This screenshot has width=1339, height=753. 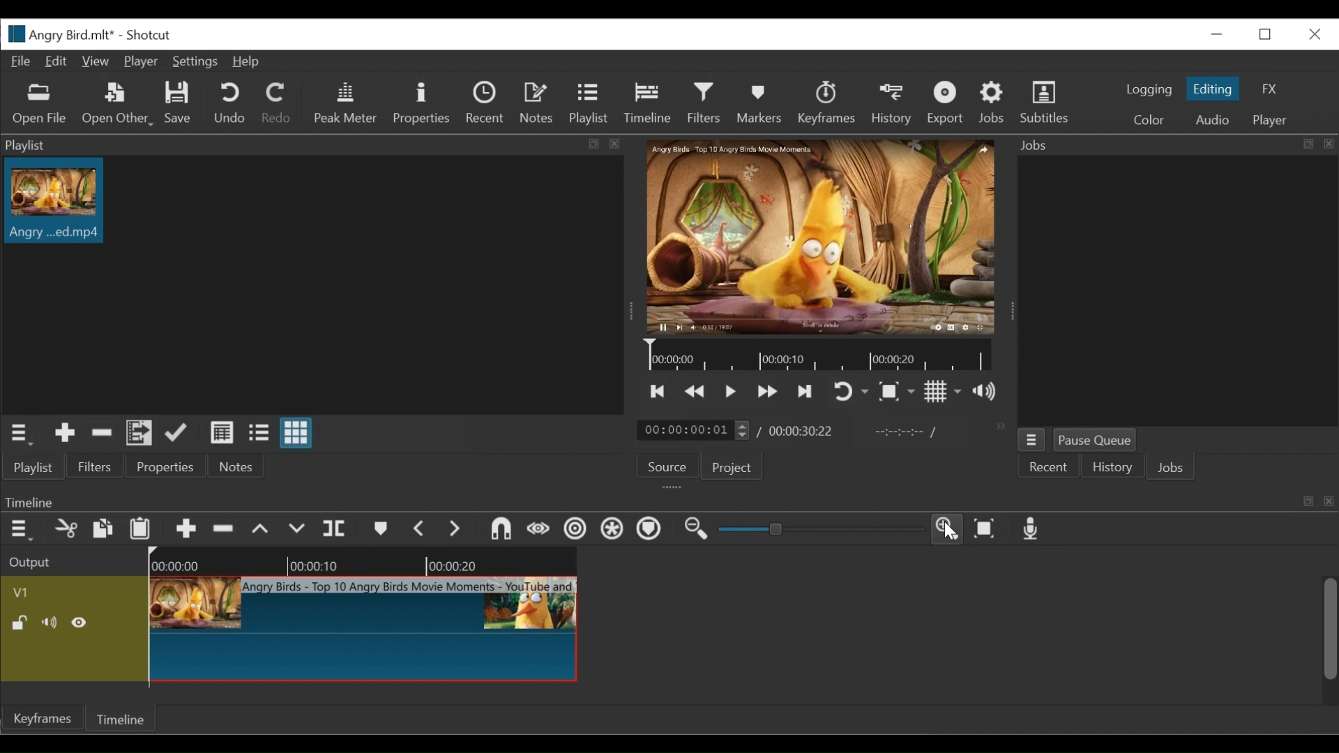 I want to click on Cursor, so click(x=955, y=533).